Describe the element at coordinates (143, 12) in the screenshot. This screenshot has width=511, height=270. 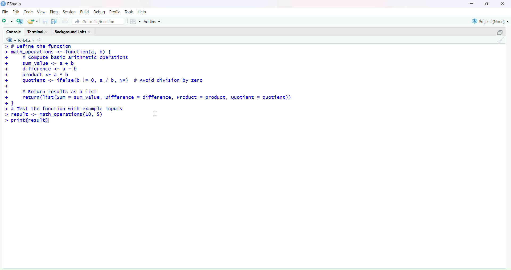
I see `Help` at that location.